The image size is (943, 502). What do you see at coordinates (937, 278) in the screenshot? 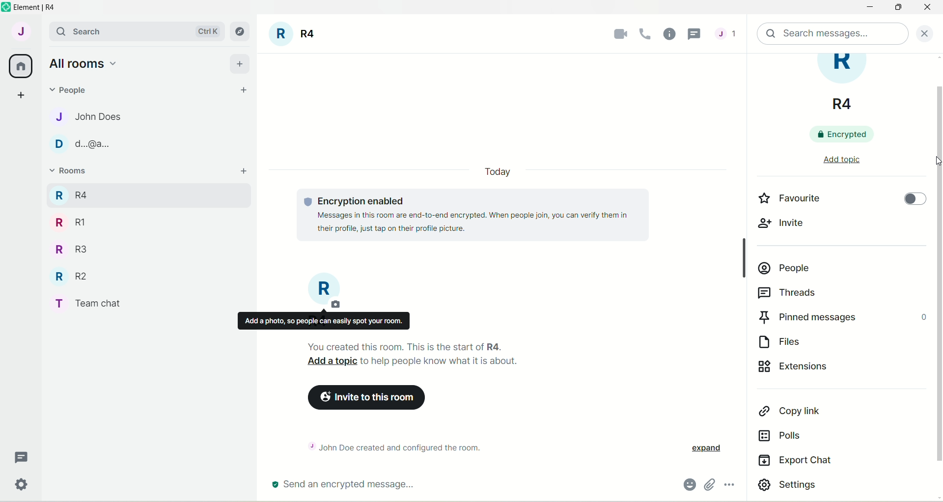
I see `vertical scroll bar` at bounding box center [937, 278].